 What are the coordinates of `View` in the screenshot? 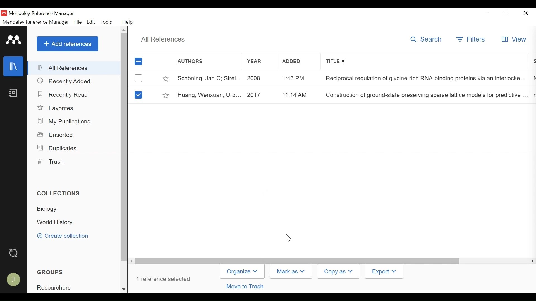 It's located at (514, 40).